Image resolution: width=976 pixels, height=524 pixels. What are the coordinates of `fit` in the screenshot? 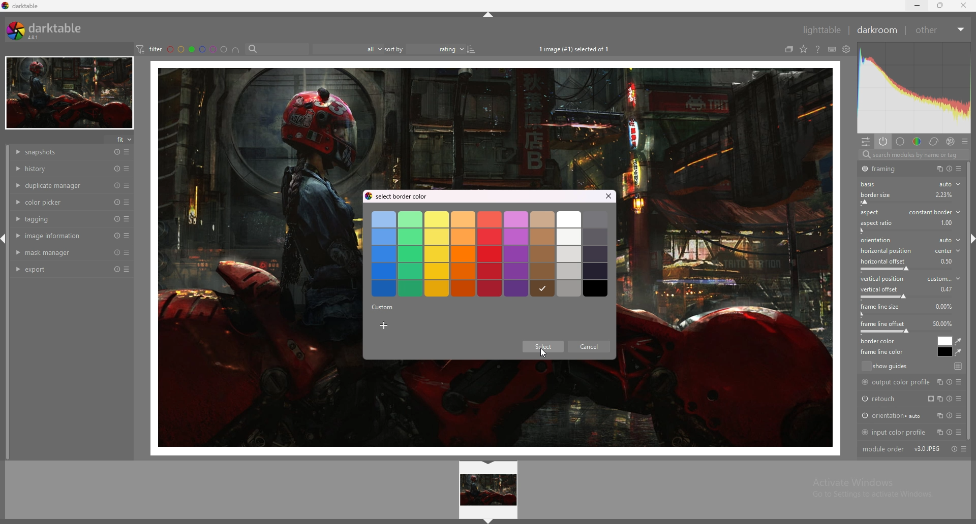 It's located at (120, 139).